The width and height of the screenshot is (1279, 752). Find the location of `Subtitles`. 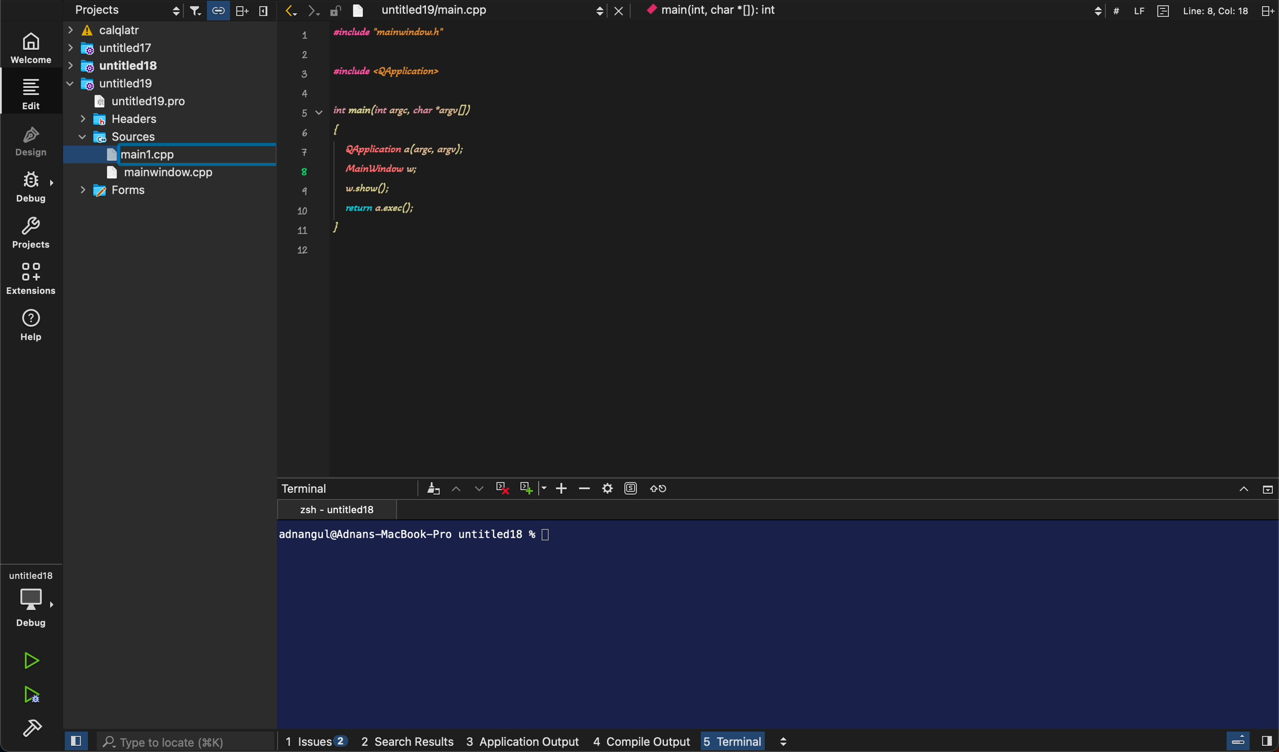

Subtitles is located at coordinates (631, 487).